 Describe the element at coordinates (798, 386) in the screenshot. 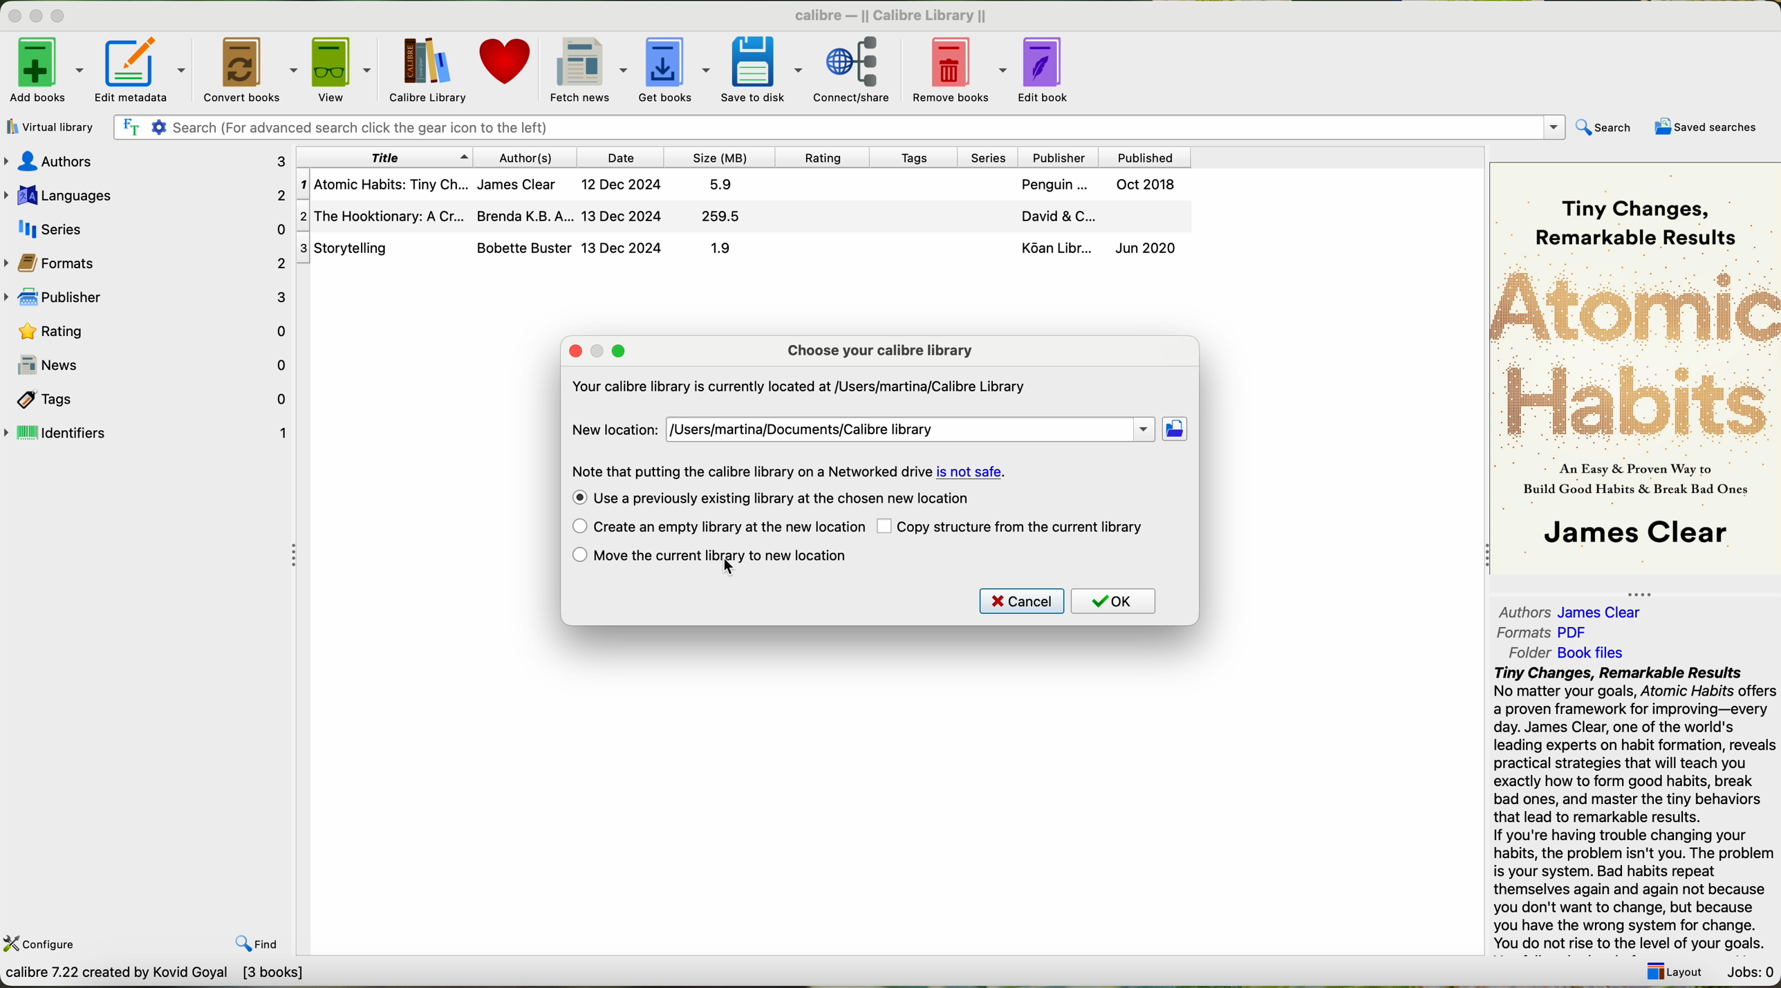

I see `your calibre library is currently located at user/martina/Calibre Library` at that location.